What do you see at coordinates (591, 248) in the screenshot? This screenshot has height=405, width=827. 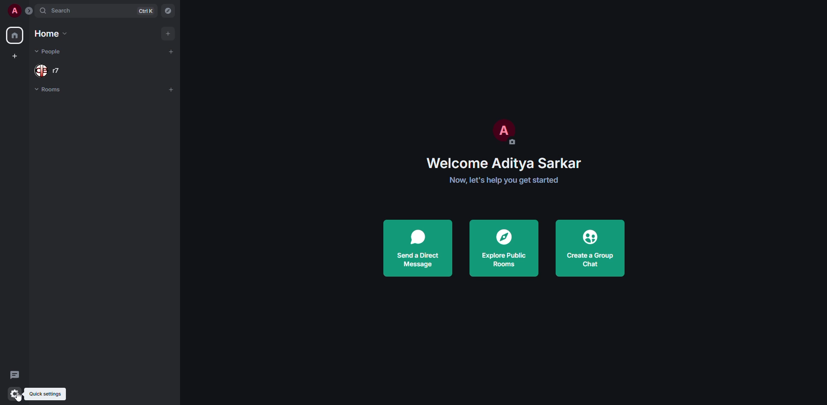 I see `create a group chat` at bounding box center [591, 248].